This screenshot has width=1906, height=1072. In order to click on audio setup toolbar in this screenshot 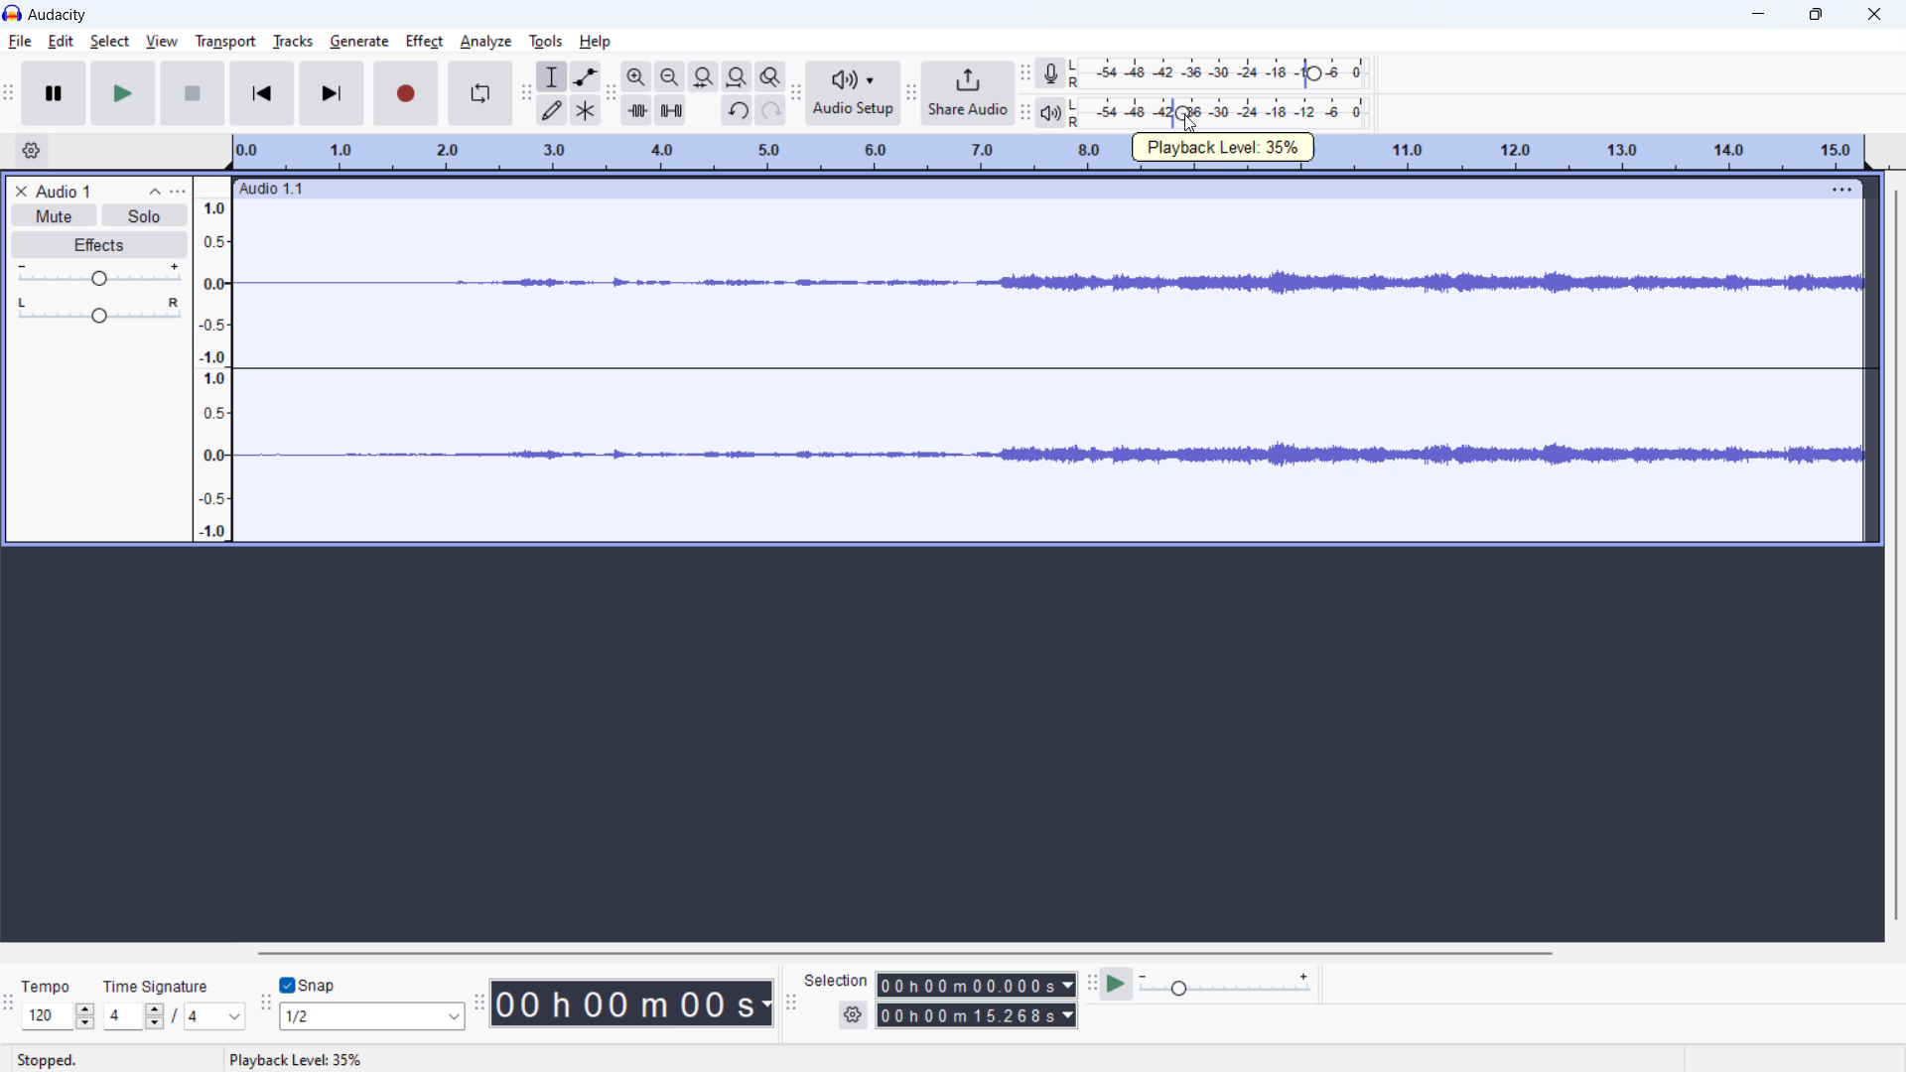, I will do `click(796, 93)`.